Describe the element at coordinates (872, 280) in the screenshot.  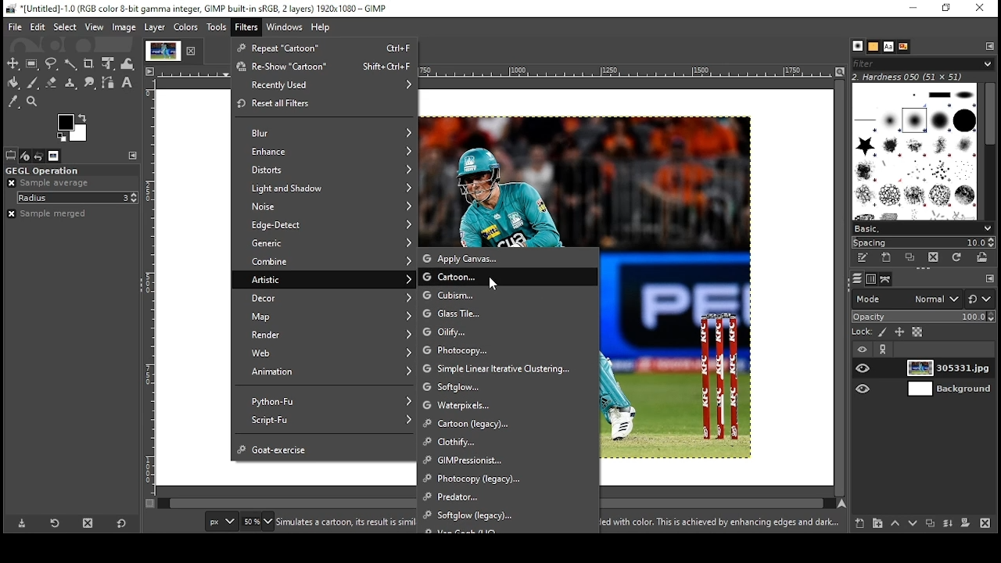
I see `channels` at that location.